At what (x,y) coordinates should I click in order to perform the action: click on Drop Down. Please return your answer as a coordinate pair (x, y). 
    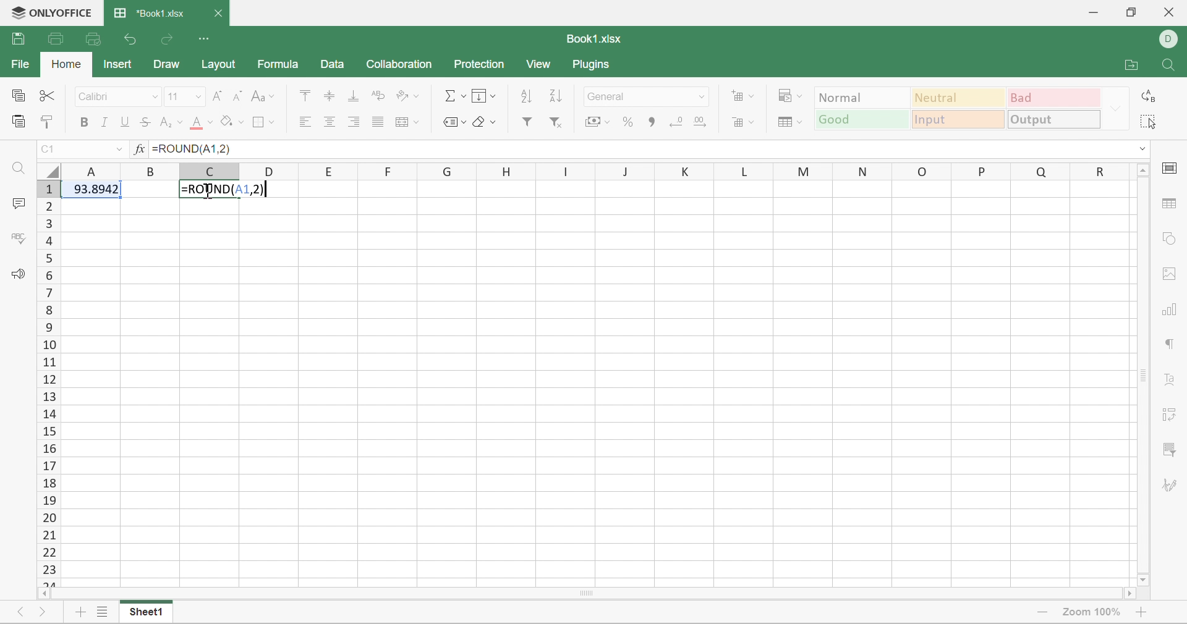
    Looking at the image, I should click on (701, 95).